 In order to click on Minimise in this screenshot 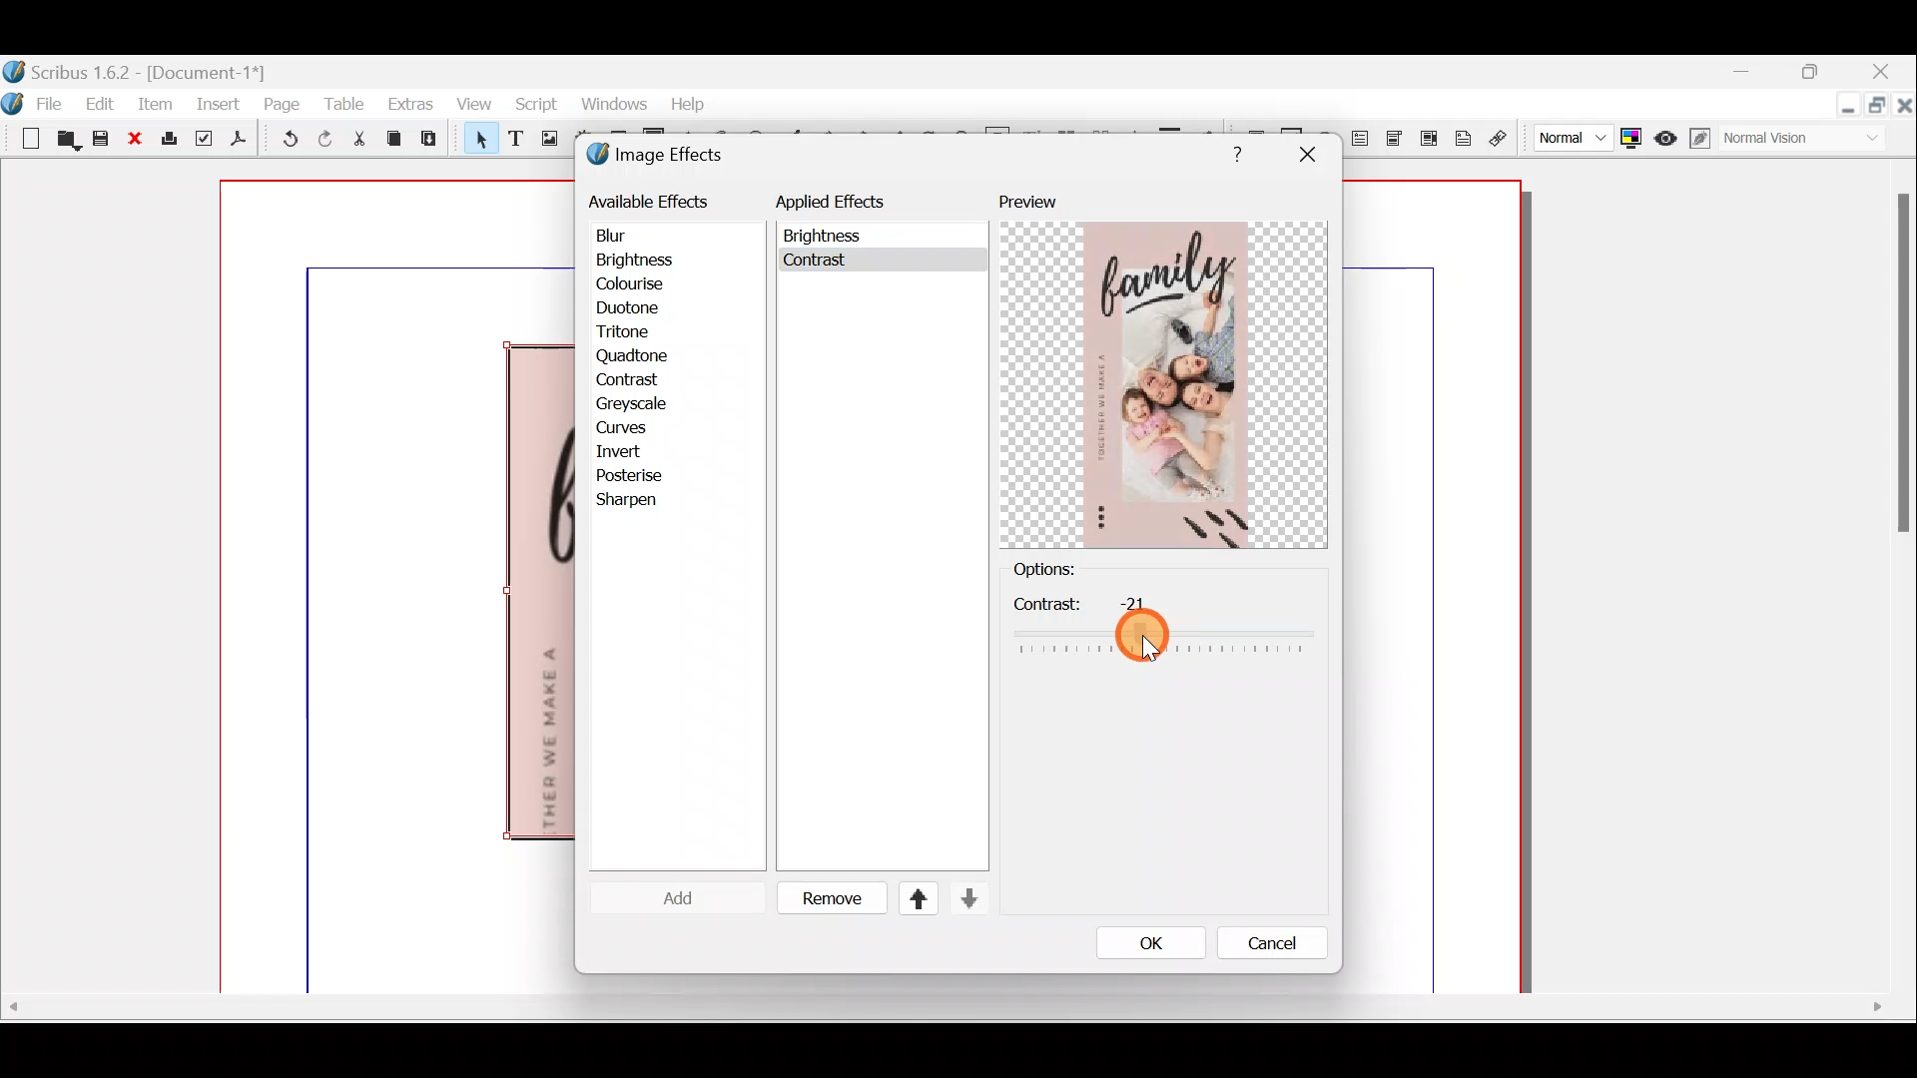, I will do `click(1750, 73)`.